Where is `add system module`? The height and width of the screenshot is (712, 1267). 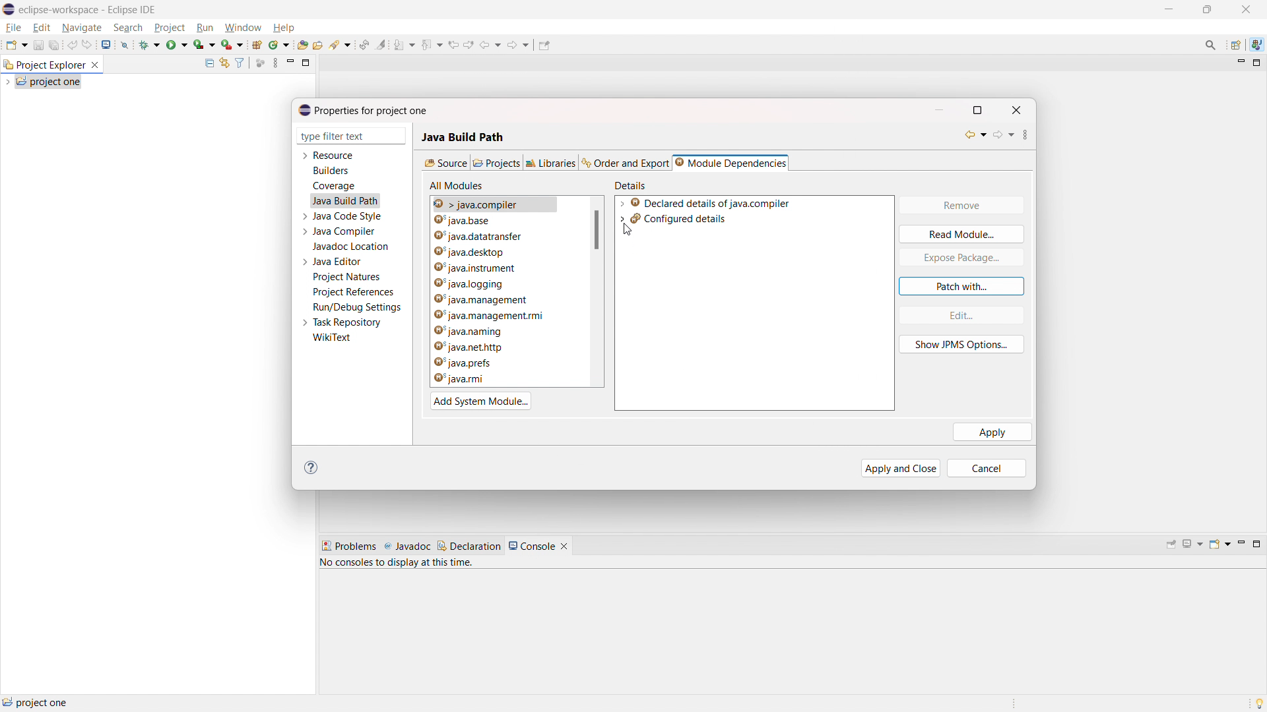
add system module is located at coordinates (481, 401).